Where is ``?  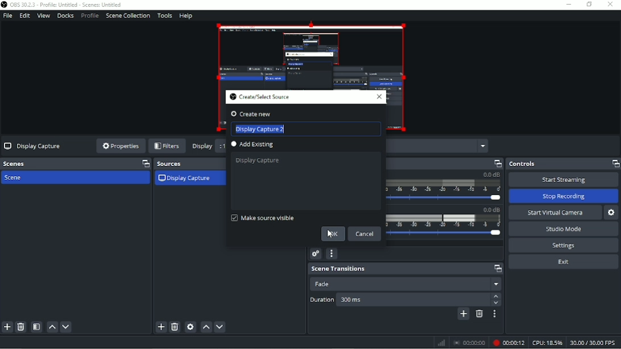
 is located at coordinates (255, 115).